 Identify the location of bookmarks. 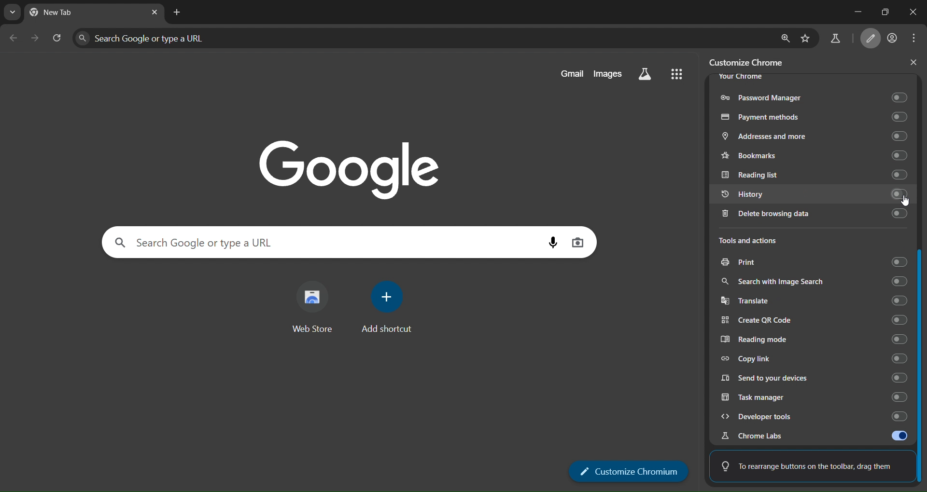
(815, 155).